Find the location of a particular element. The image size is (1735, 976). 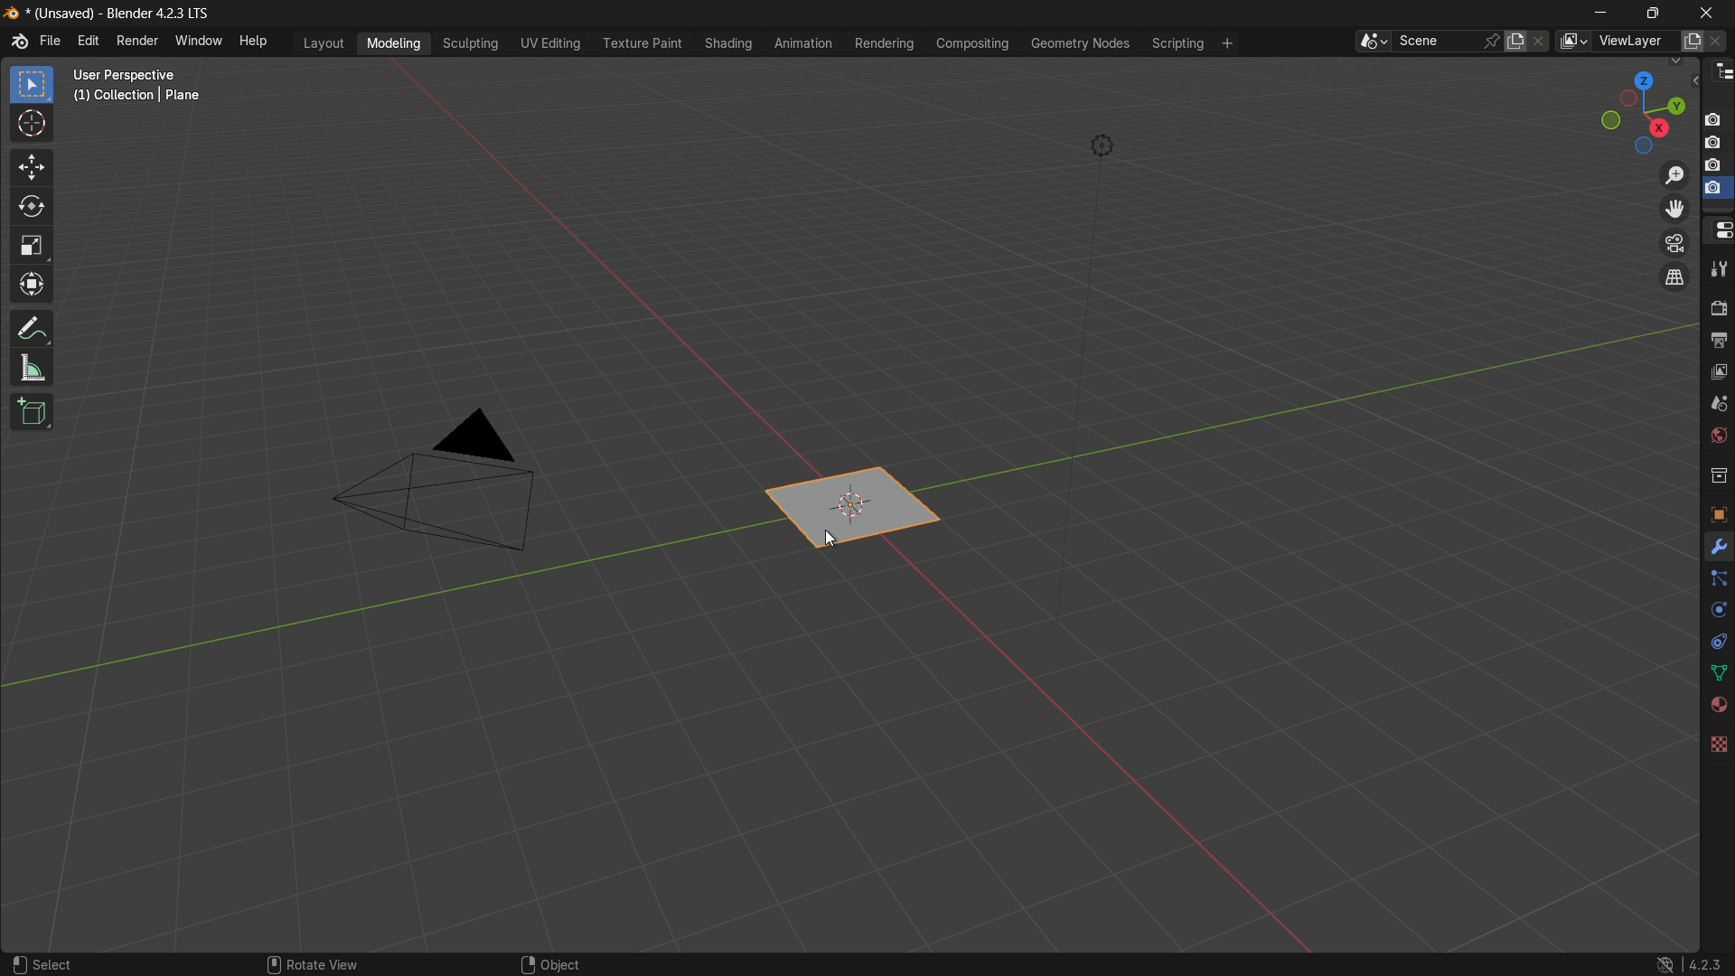

file menu is located at coordinates (51, 42).